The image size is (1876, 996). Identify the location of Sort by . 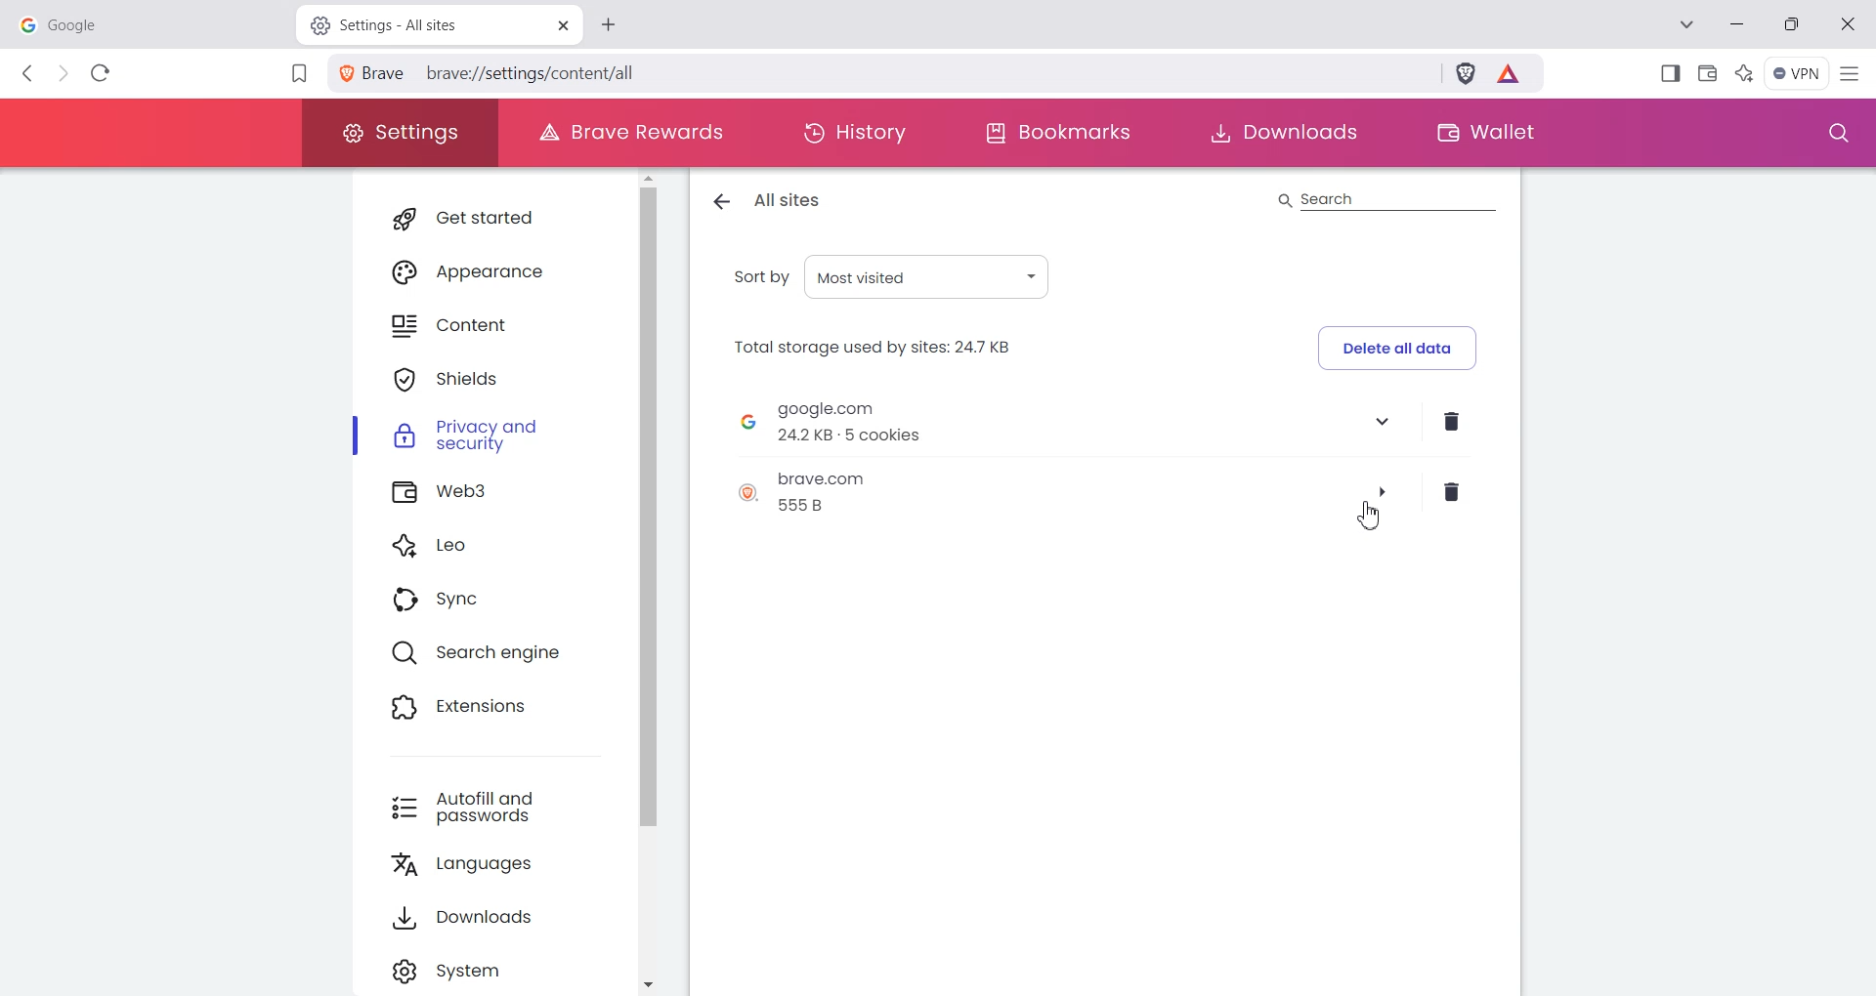
(894, 278).